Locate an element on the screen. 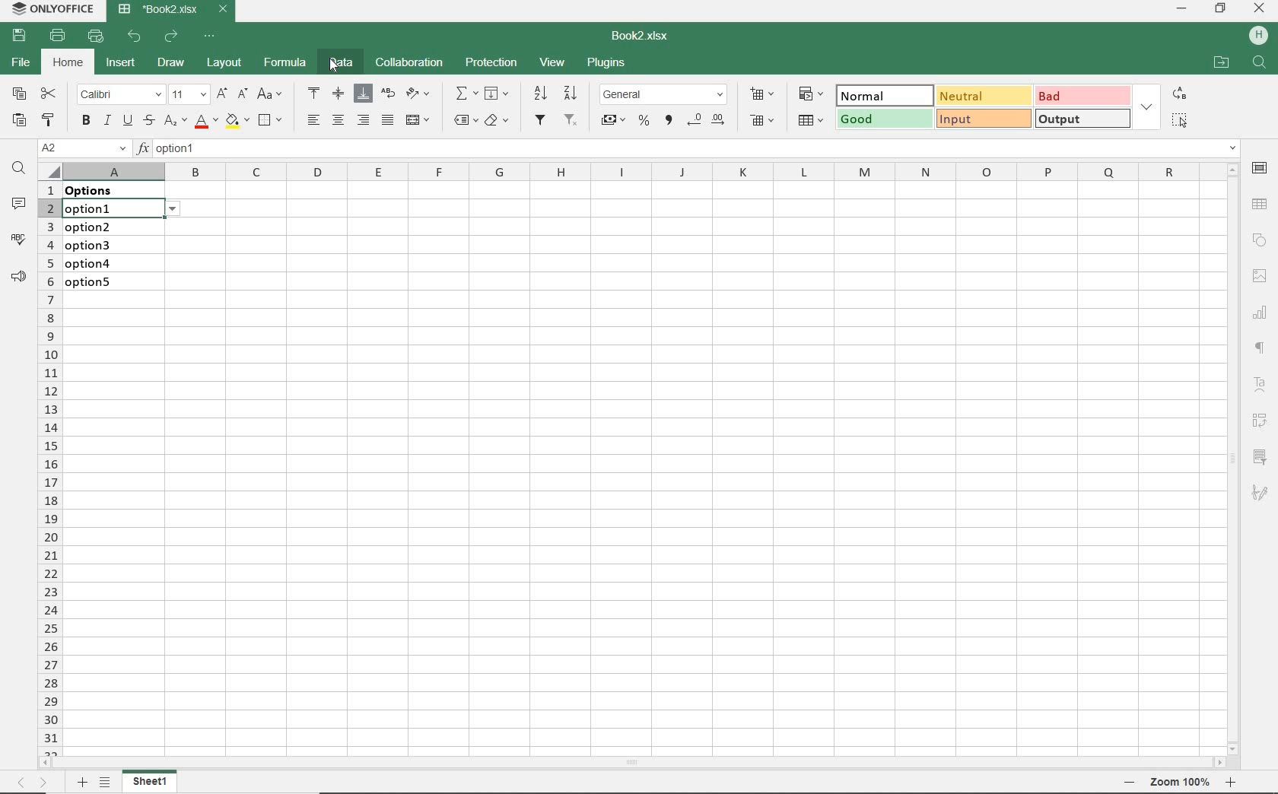 This screenshot has width=1278, height=794. ALIGN MIDDLE is located at coordinates (336, 94).